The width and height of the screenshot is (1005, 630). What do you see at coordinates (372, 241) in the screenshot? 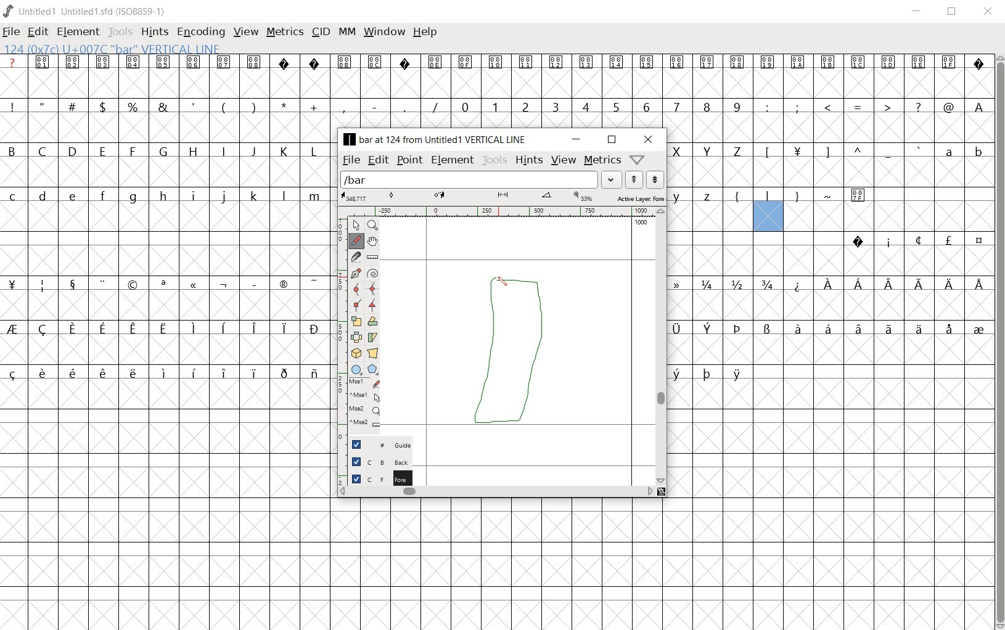
I see `scroll by hand` at bounding box center [372, 241].